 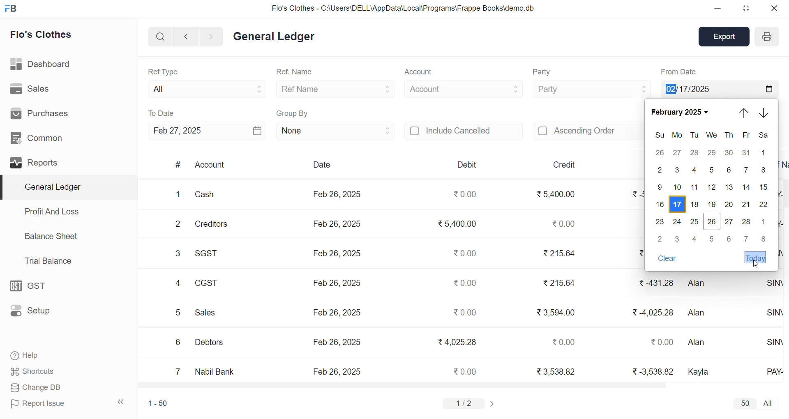 I want to click on ₹5,400.00, so click(x=458, y=225).